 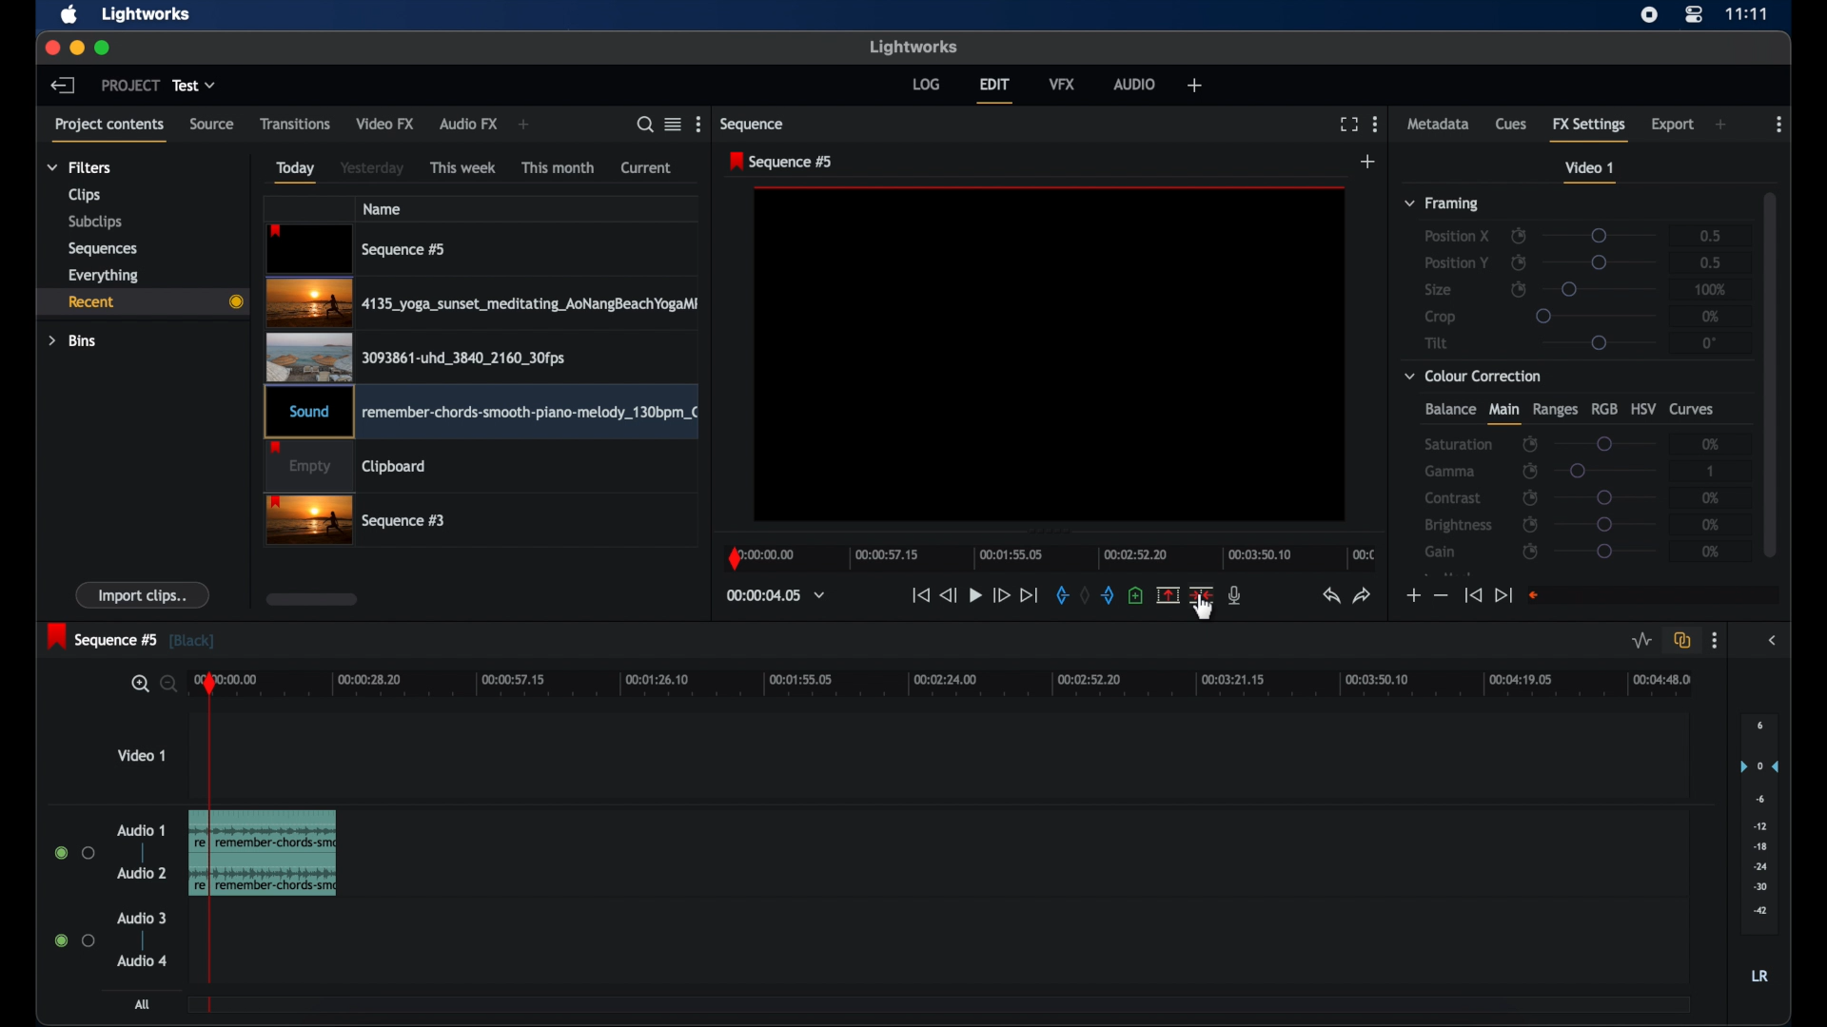 I want to click on audio fx, so click(x=469, y=125).